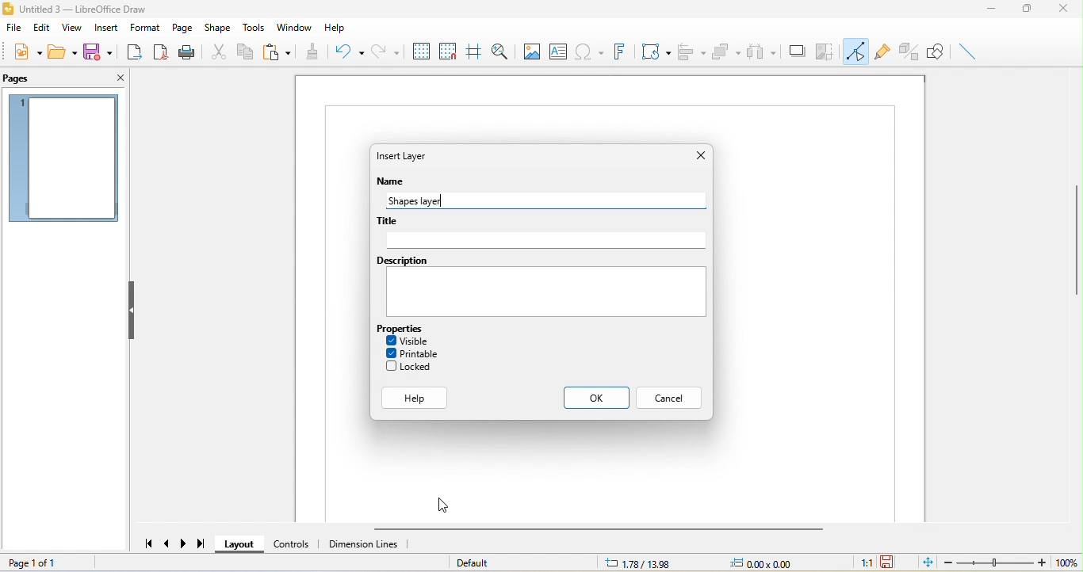 The width and height of the screenshot is (1083, 572). I want to click on toggle extrusion, so click(909, 51).